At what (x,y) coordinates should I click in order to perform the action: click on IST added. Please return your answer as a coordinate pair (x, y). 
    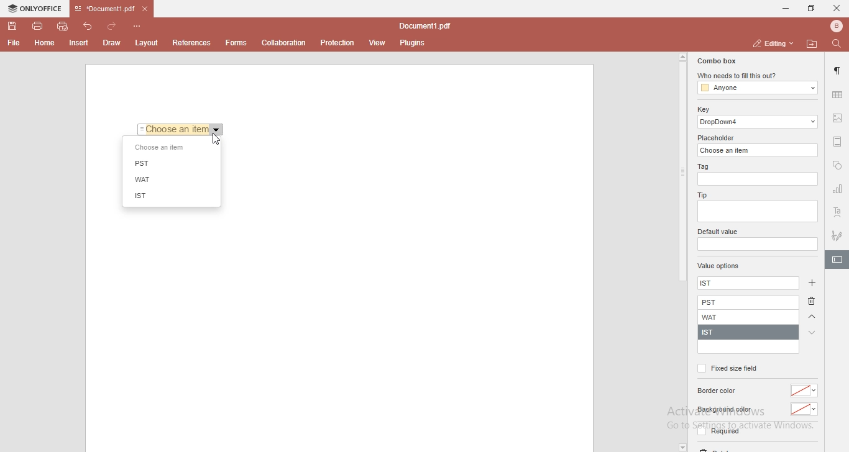
    Looking at the image, I should click on (746, 333).